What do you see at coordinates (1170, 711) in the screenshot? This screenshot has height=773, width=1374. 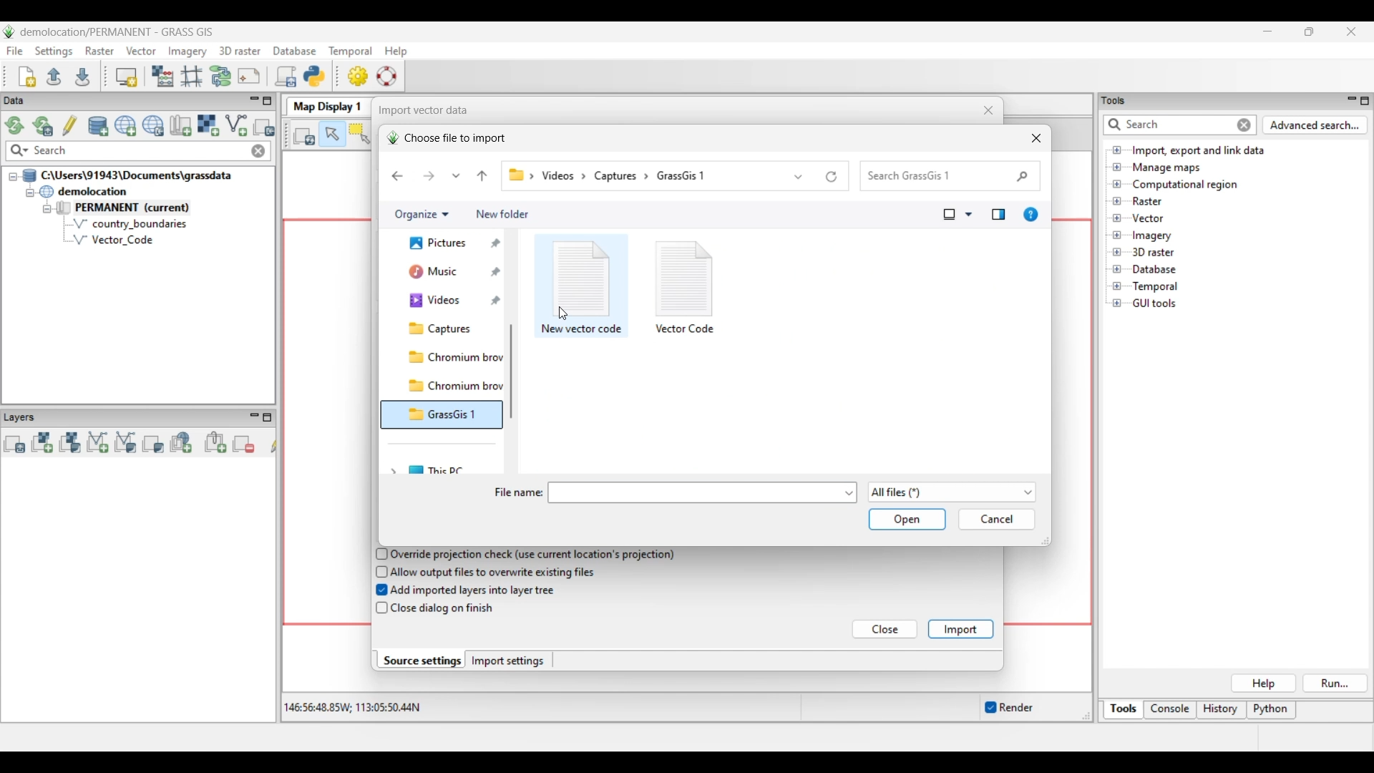 I see `Console` at bounding box center [1170, 711].